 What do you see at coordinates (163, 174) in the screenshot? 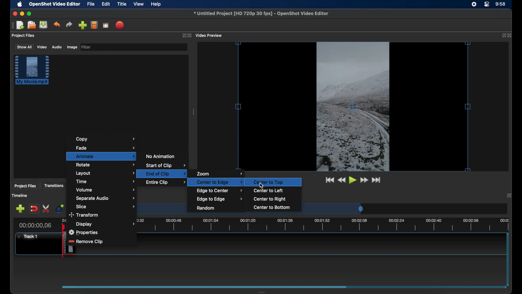
I see `end of clip highlighted` at bounding box center [163, 174].